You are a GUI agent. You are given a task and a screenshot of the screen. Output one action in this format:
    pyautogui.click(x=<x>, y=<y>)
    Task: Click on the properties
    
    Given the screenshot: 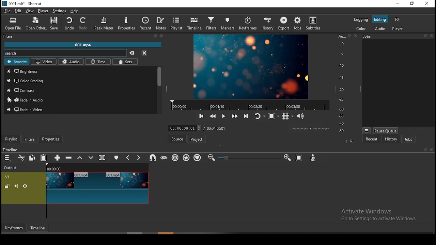 What is the action you would take?
    pyautogui.click(x=127, y=24)
    